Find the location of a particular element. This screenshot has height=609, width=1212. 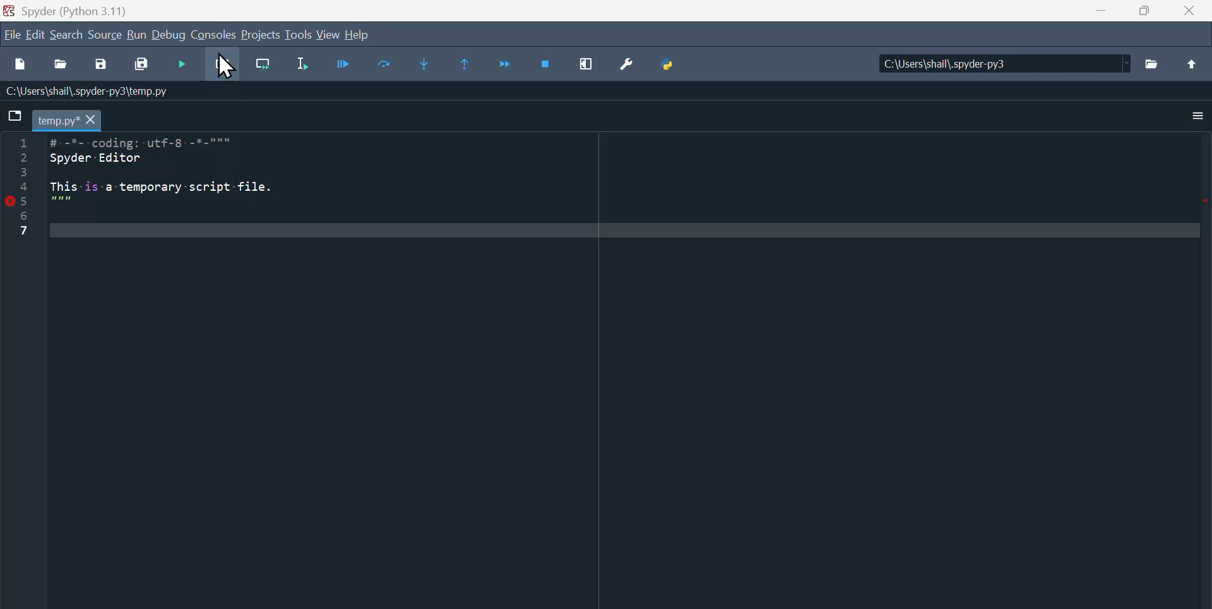

Run current cell is located at coordinates (263, 65).